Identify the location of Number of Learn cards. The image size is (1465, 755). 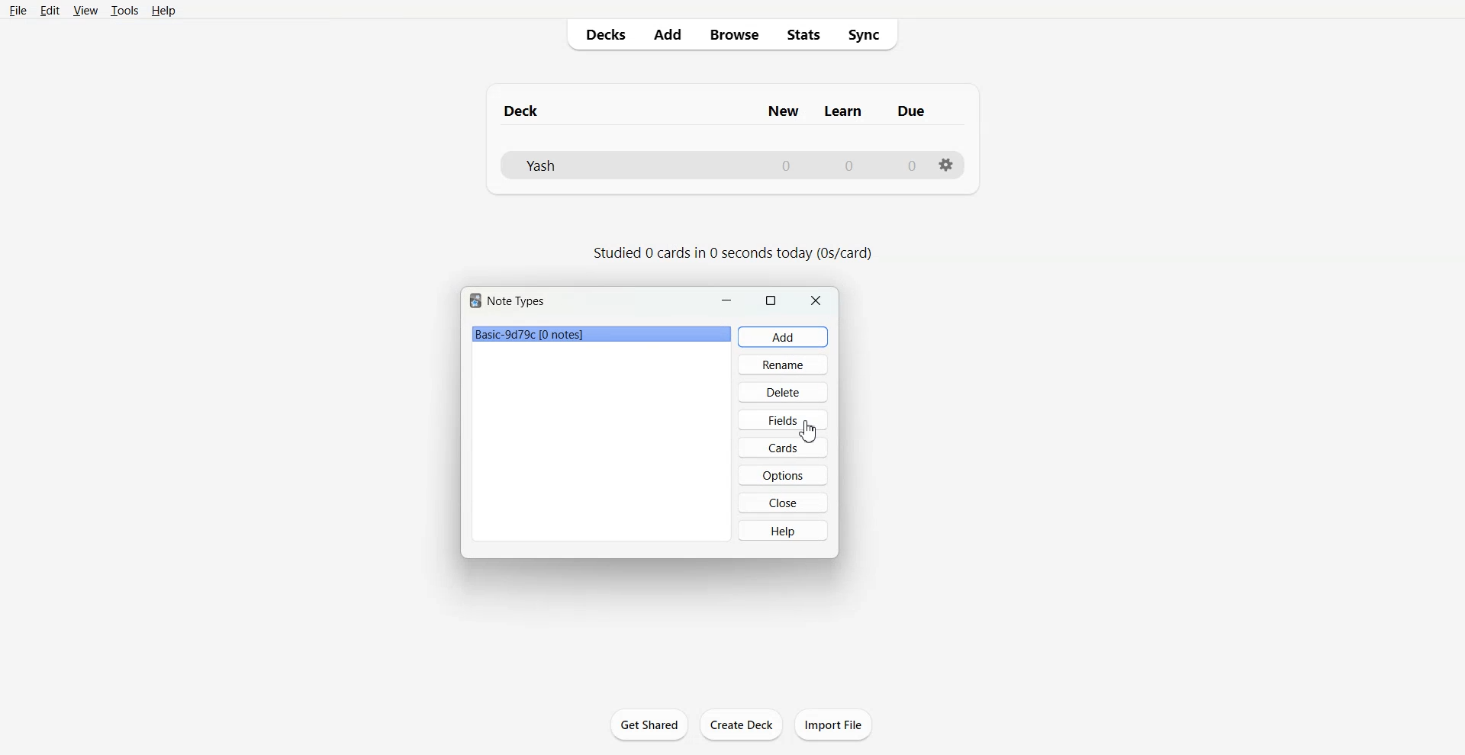
(849, 165).